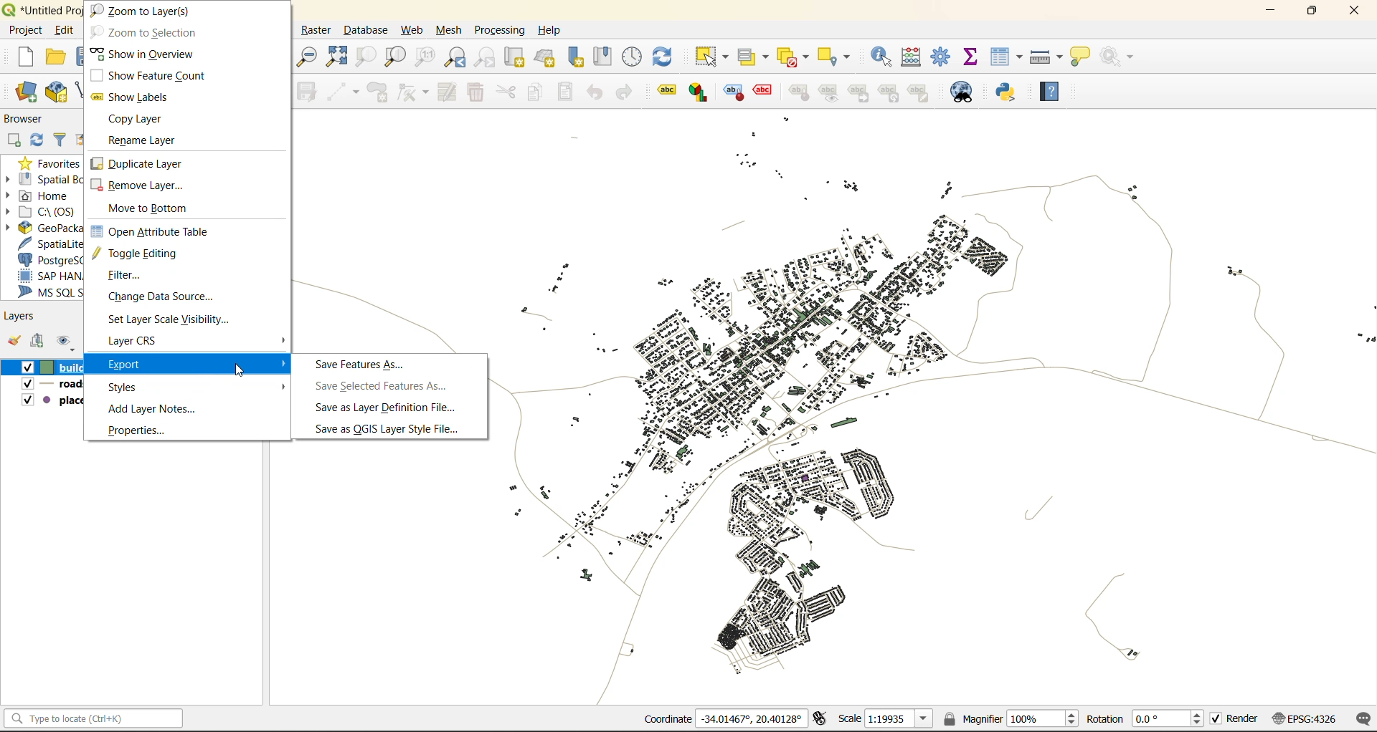  Describe the element at coordinates (369, 29) in the screenshot. I see `database` at that location.